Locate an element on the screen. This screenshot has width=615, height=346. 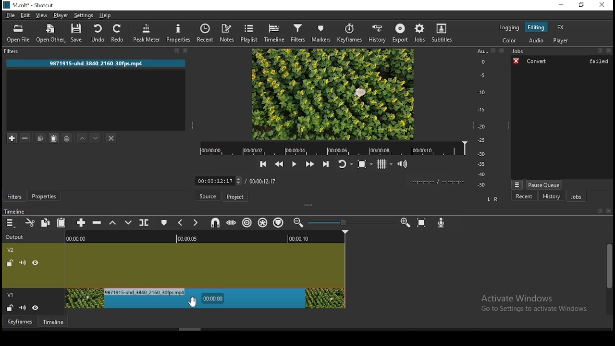
v2 is located at coordinates (12, 251).